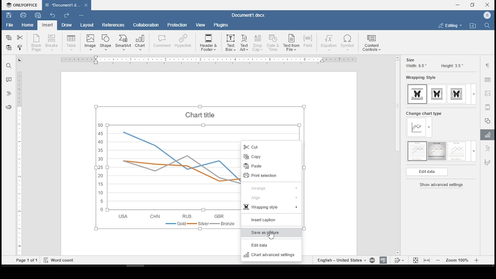 The image size is (496, 279). Describe the element at coordinates (487, 107) in the screenshot. I see `audio or video settings` at that location.